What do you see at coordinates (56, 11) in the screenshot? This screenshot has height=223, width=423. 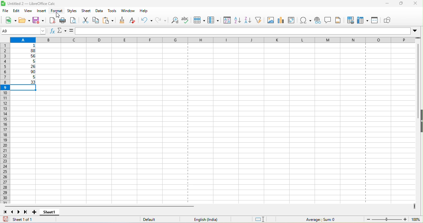 I see `format` at bounding box center [56, 11].